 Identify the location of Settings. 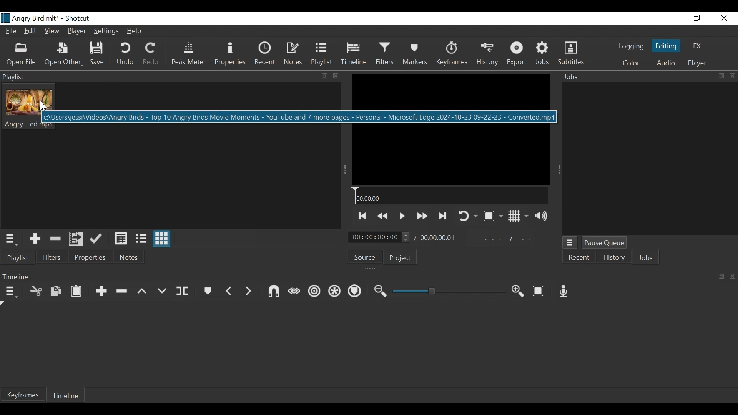
(106, 30).